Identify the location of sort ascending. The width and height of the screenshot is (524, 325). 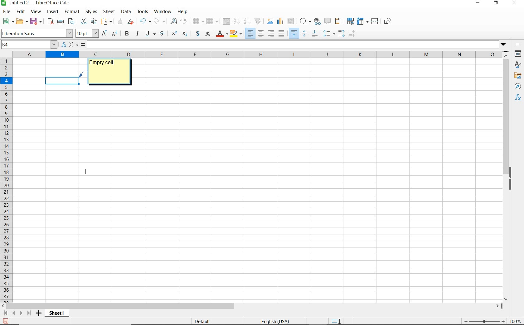
(236, 22).